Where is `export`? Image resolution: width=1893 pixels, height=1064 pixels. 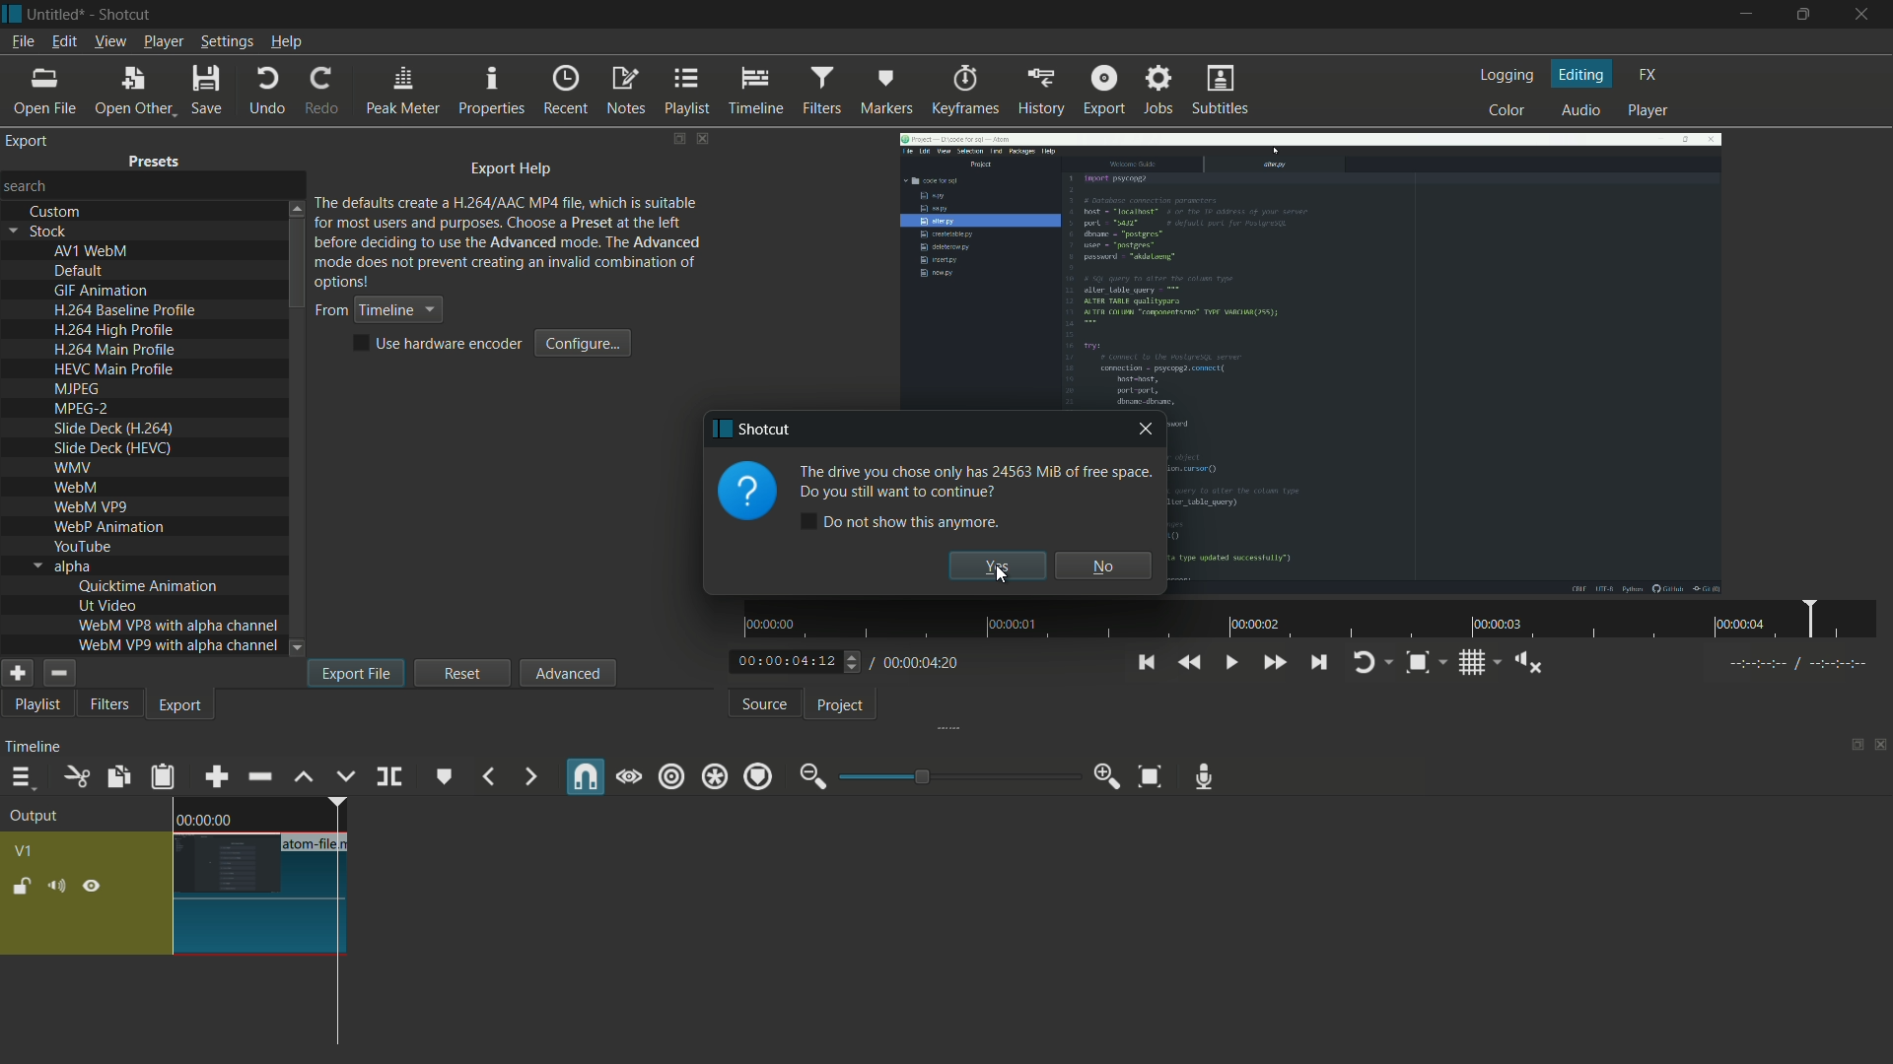 export is located at coordinates (29, 141).